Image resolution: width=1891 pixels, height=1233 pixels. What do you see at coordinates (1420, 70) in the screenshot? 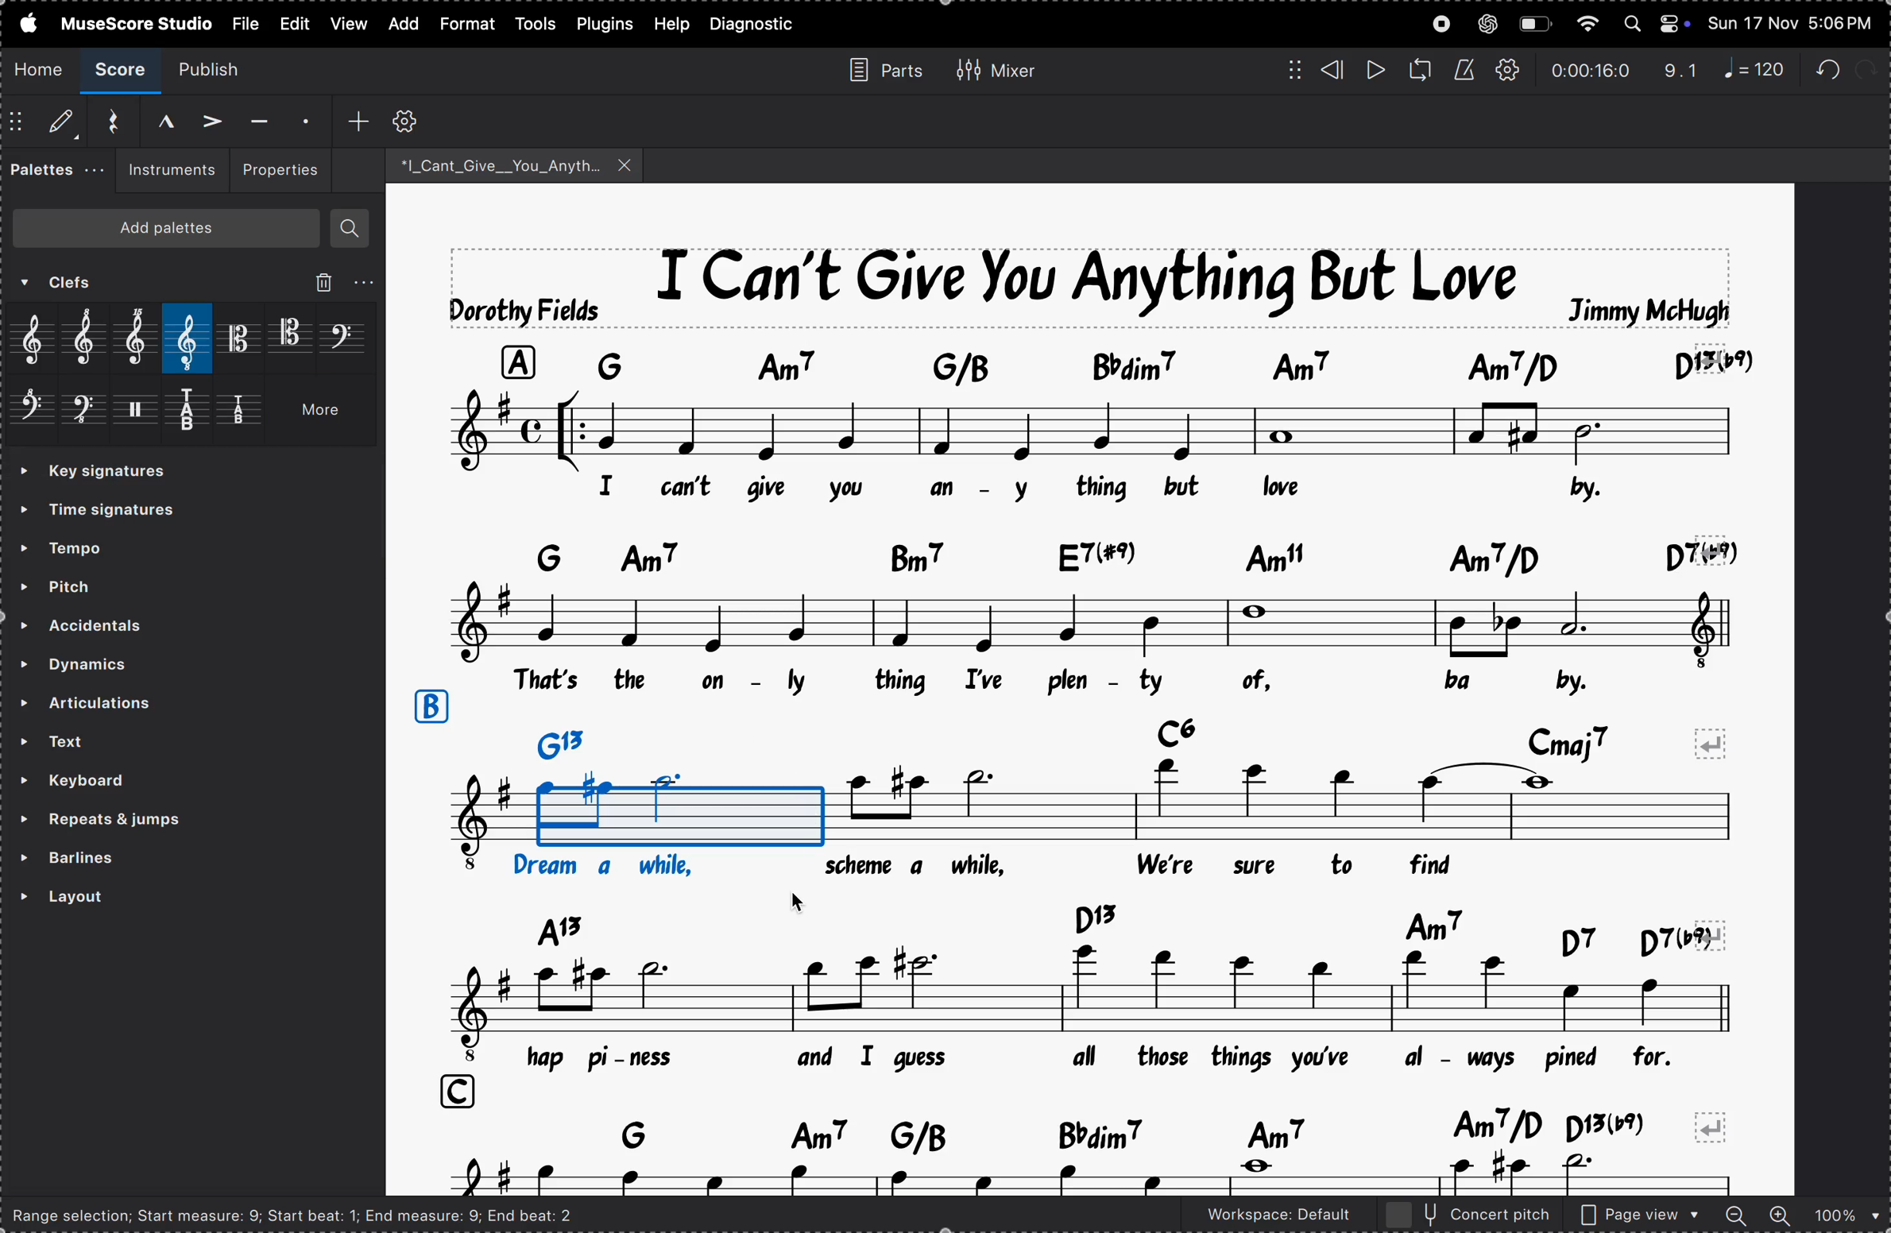
I see `loop playback` at bounding box center [1420, 70].